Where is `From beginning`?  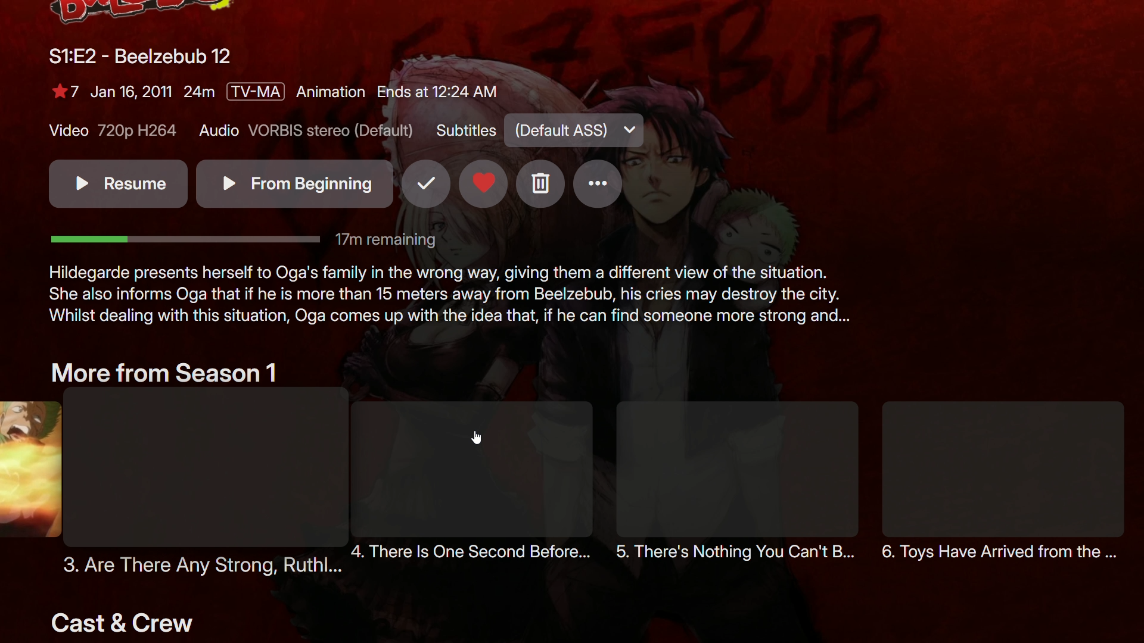
From beginning is located at coordinates (294, 185).